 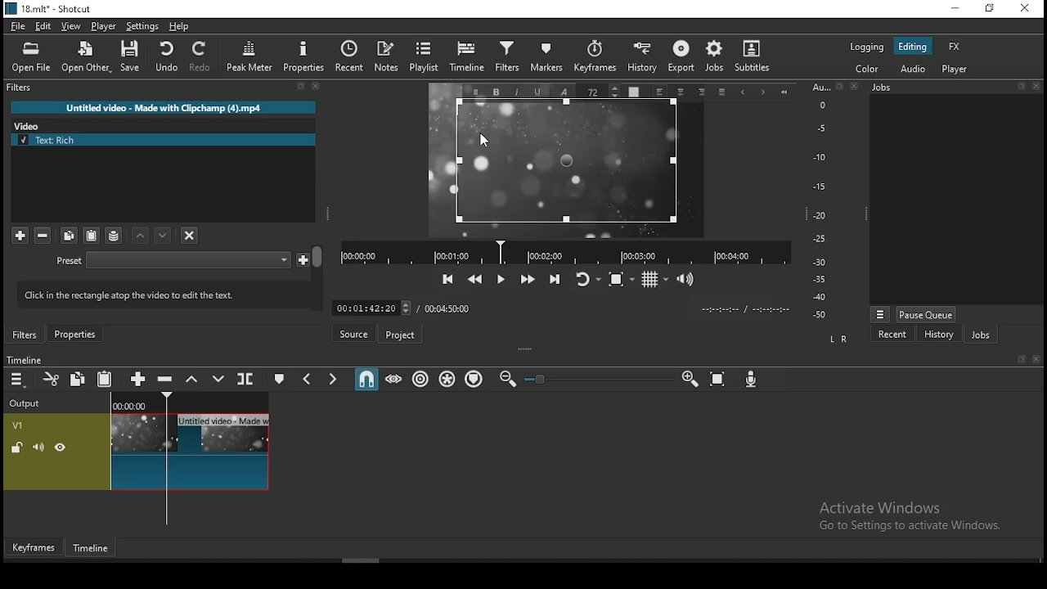 What do you see at coordinates (825, 201) in the screenshot?
I see `Audio Level` at bounding box center [825, 201].